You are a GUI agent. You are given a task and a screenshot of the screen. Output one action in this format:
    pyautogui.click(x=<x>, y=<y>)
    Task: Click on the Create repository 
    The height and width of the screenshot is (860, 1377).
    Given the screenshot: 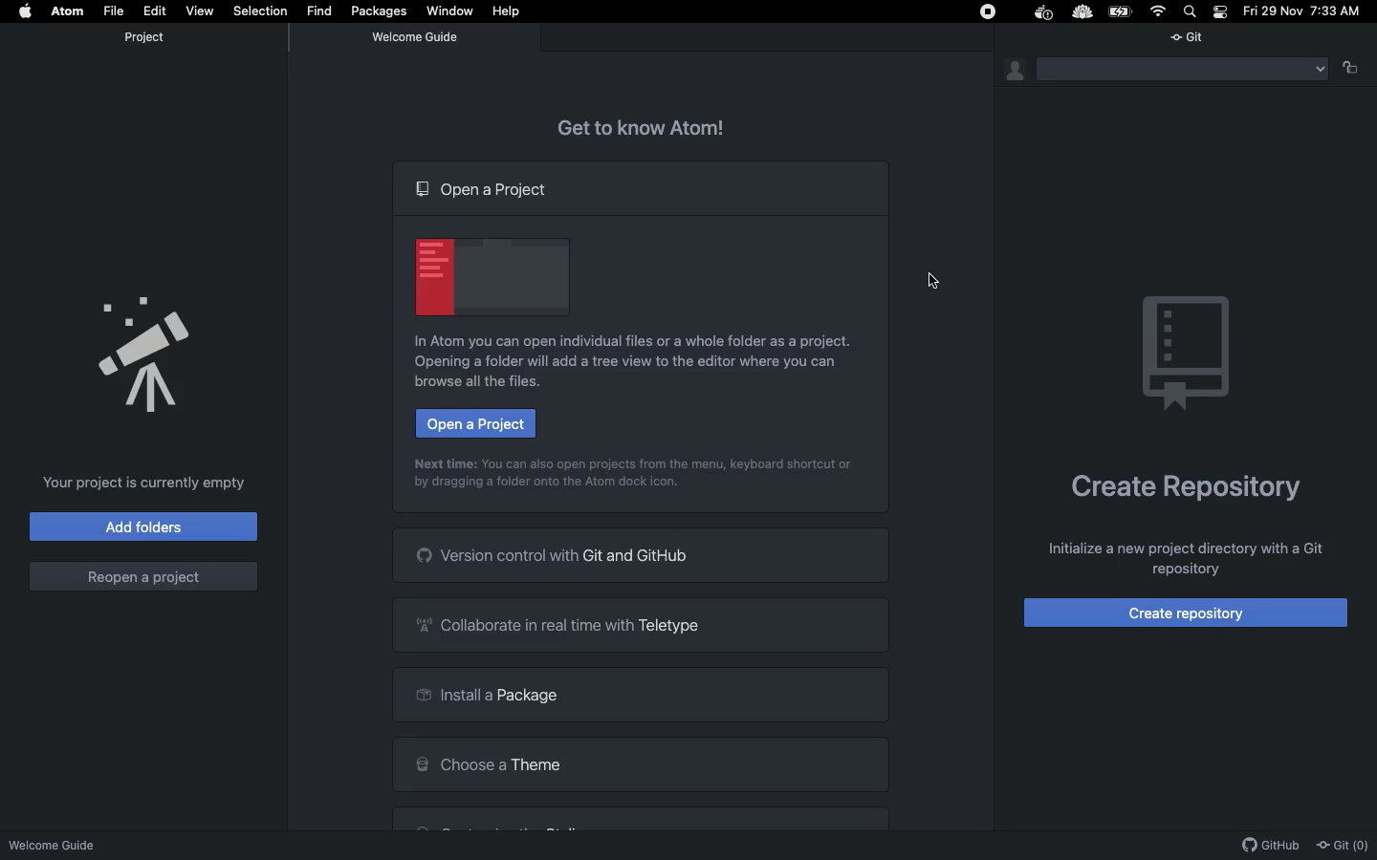 What is the action you would take?
    pyautogui.click(x=1188, y=488)
    